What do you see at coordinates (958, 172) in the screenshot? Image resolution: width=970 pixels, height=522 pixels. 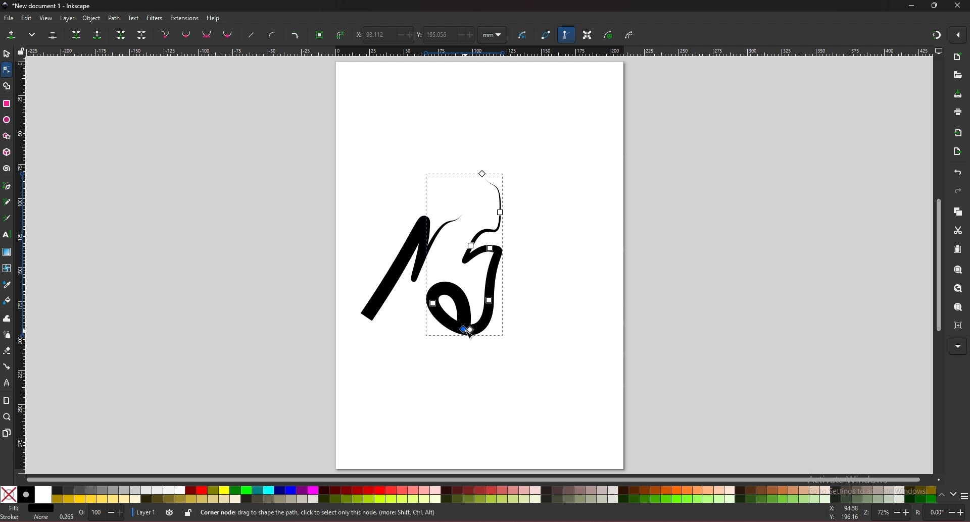 I see `undo` at bounding box center [958, 172].